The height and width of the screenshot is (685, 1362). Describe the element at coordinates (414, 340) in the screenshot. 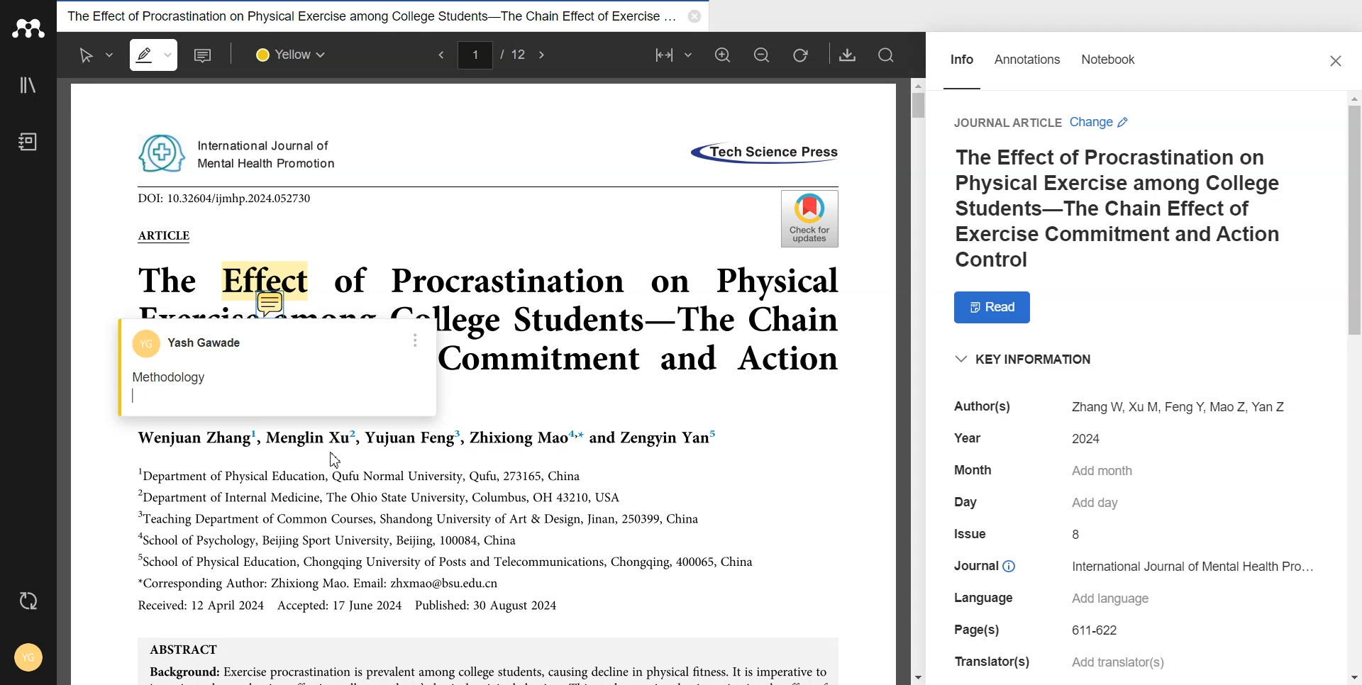

I see `More` at that location.